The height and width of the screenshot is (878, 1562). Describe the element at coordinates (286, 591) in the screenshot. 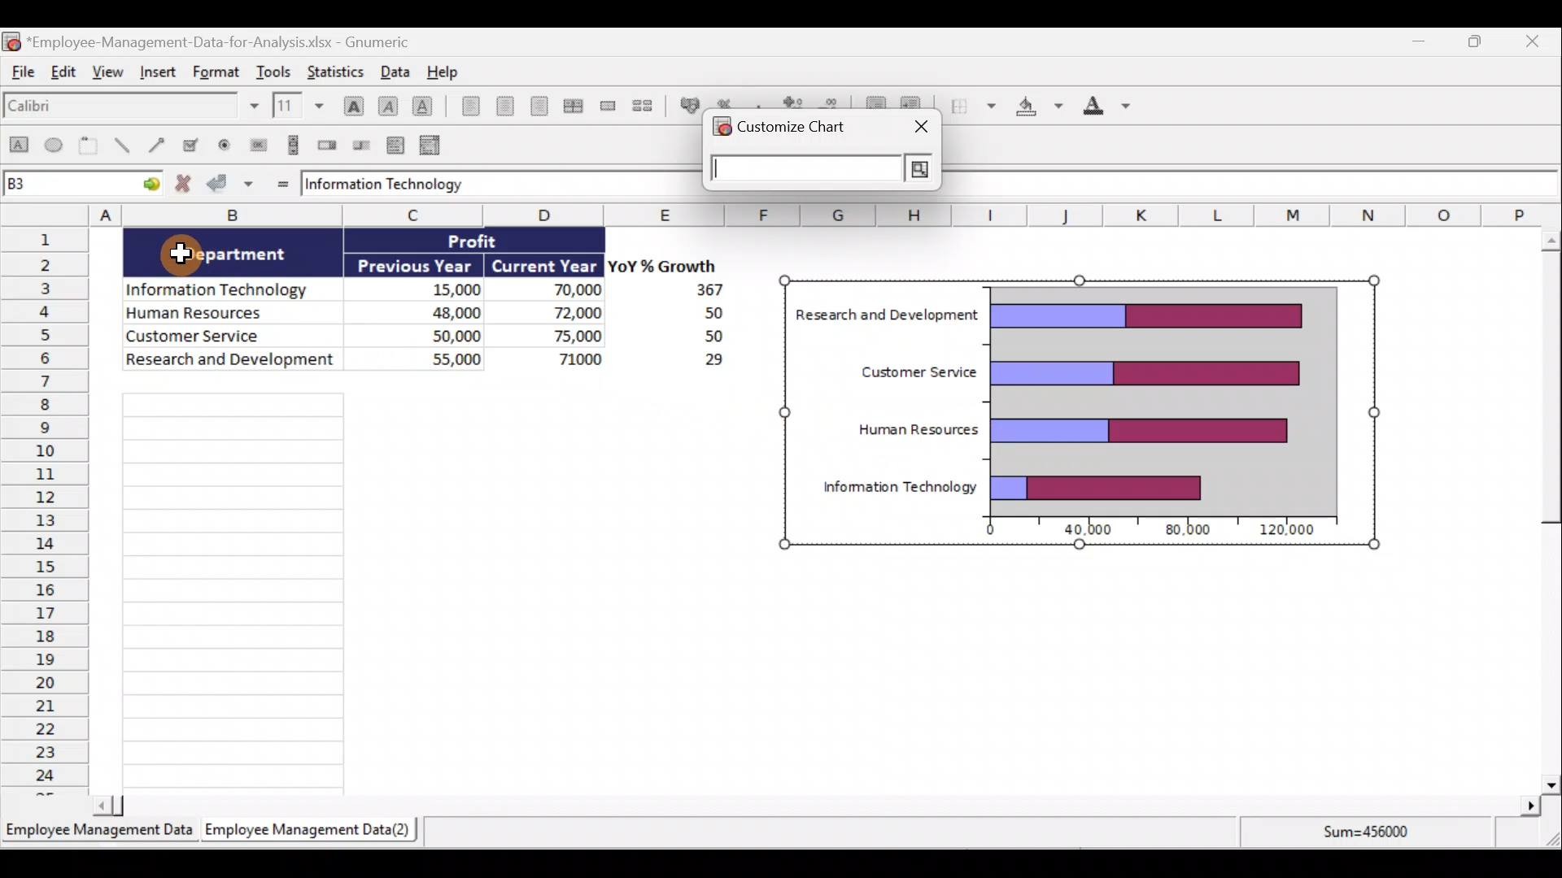

I see `Cells` at that location.